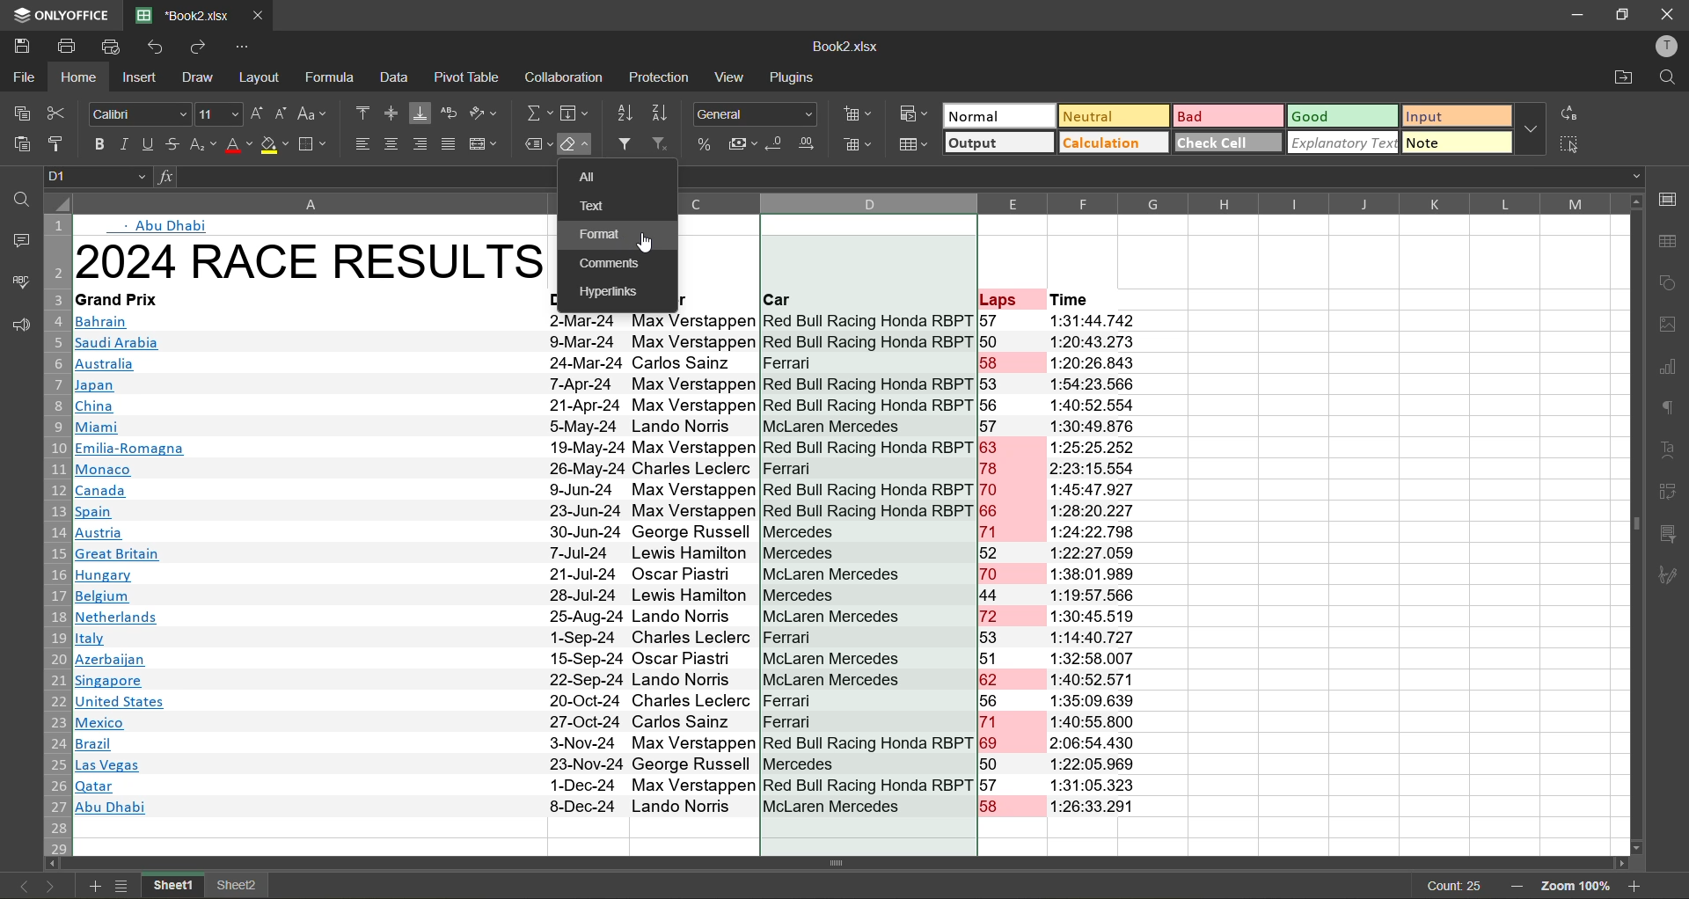 The width and height of the screenshot is (1689, 899). Describe the element at coordinates (174, 143) in the screenshot. I see `strikethrough` at that location.